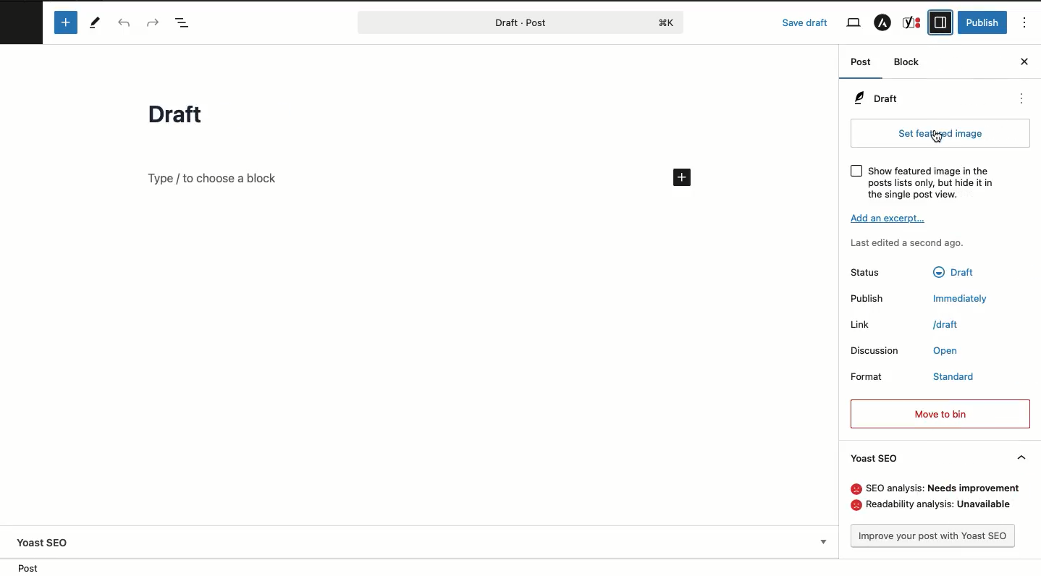 The height and width of the screenshot is (576, 1041). I want to click on Draft, so click(879, 100).